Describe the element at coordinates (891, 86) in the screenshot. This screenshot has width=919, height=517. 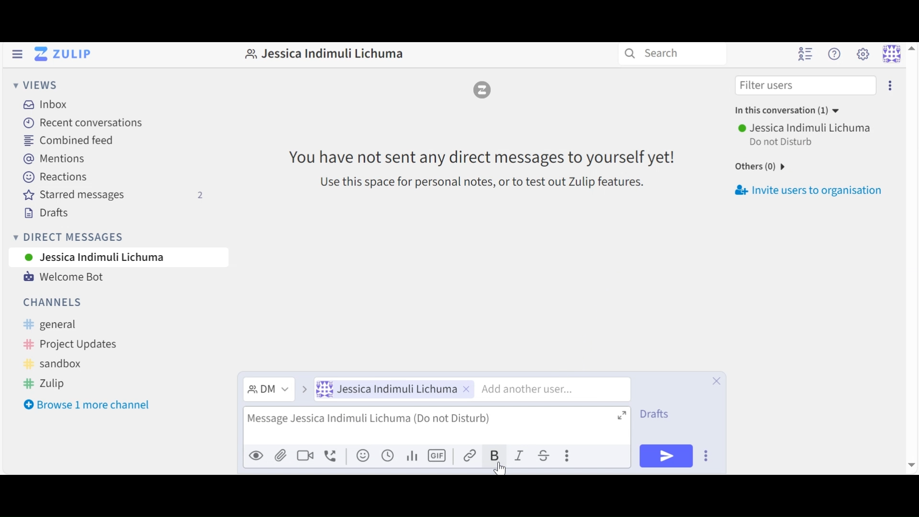
I see `more options` at that location.